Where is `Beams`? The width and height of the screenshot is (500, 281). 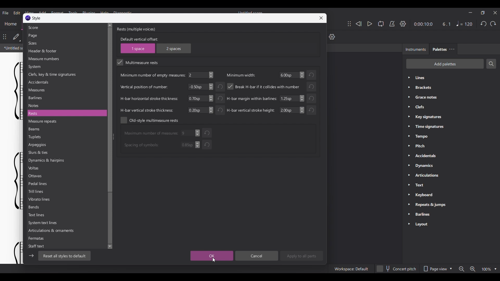 Beams is located at coordinates (66, 129).